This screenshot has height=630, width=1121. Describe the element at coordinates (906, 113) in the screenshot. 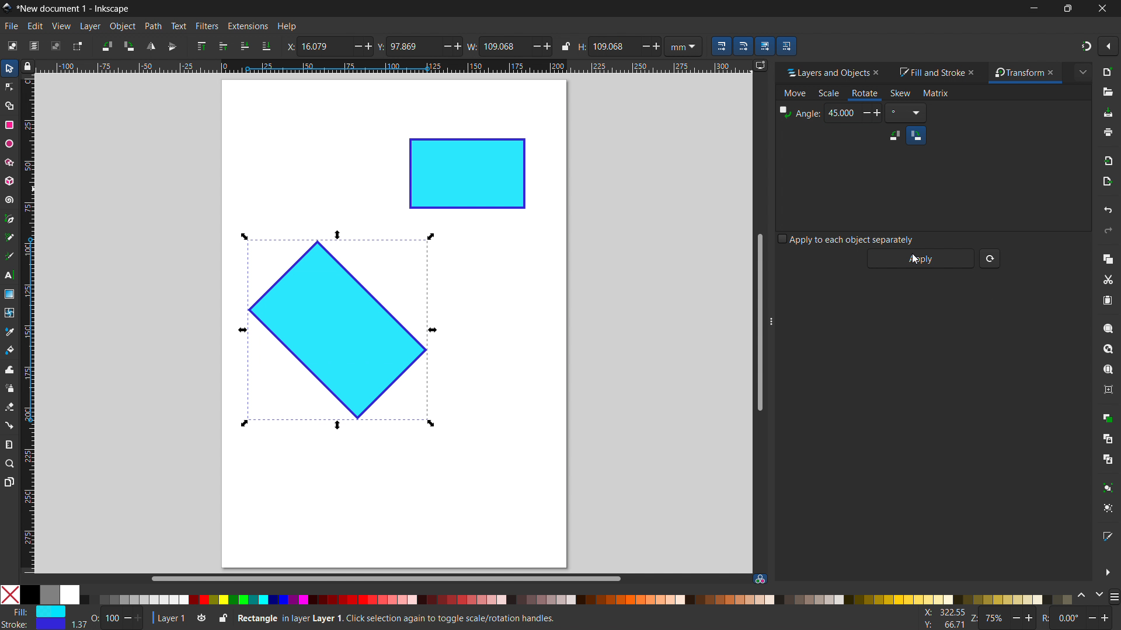

I see `Degree` at that location.